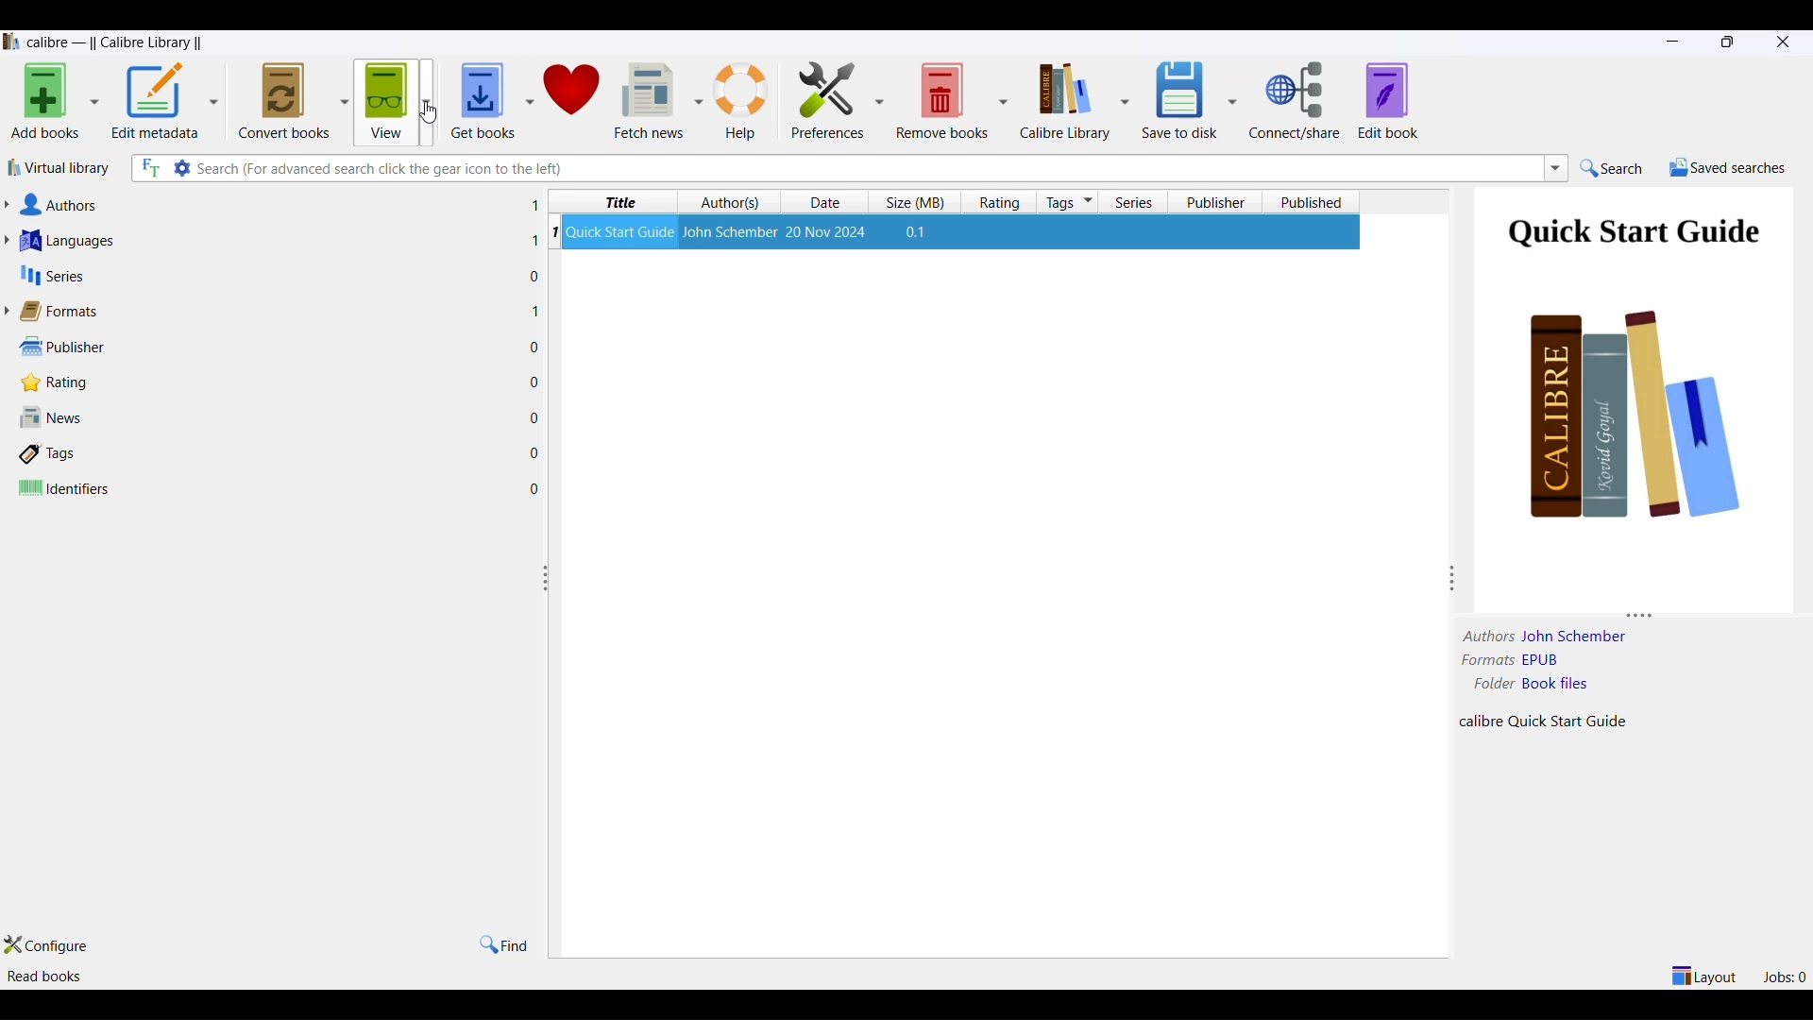  I want to click on calibre library, so click(1063, 101).